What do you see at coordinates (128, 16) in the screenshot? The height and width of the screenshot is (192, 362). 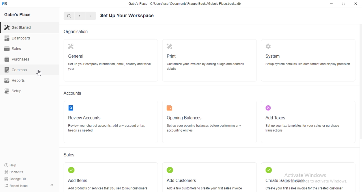 I see `Set Up Your Workspace` at bounding box center [128, 16].